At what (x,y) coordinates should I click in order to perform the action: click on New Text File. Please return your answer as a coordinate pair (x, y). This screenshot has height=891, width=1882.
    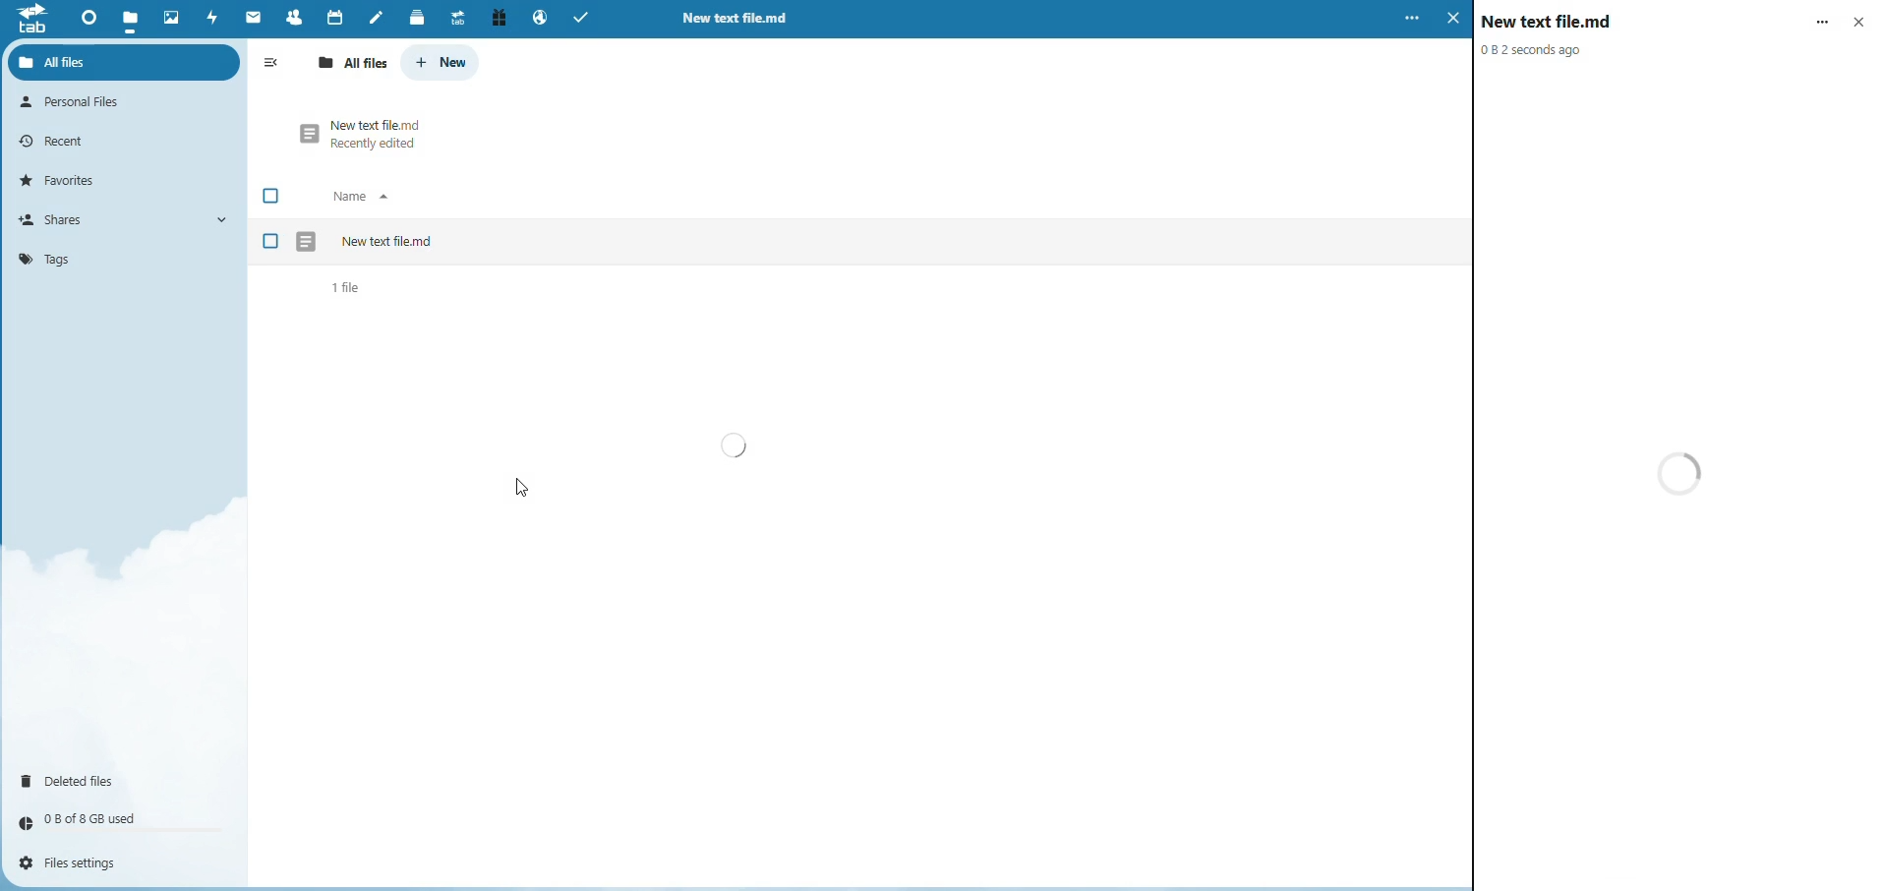
    Looking at the image, I should click on (388, 240).